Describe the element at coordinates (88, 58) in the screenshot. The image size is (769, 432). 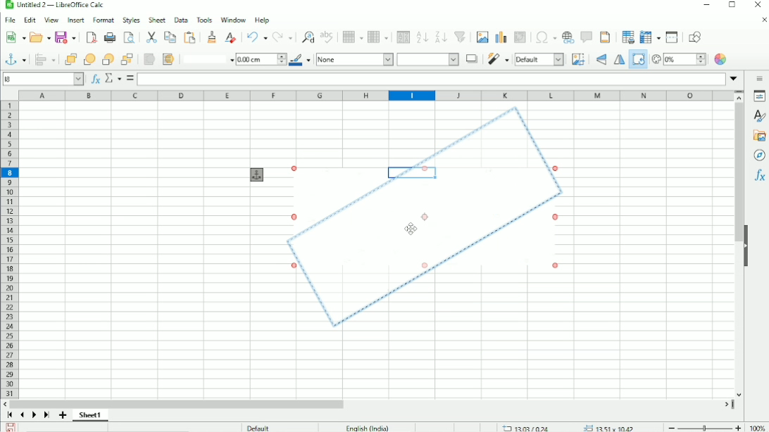
I see `Forward one` at that location.